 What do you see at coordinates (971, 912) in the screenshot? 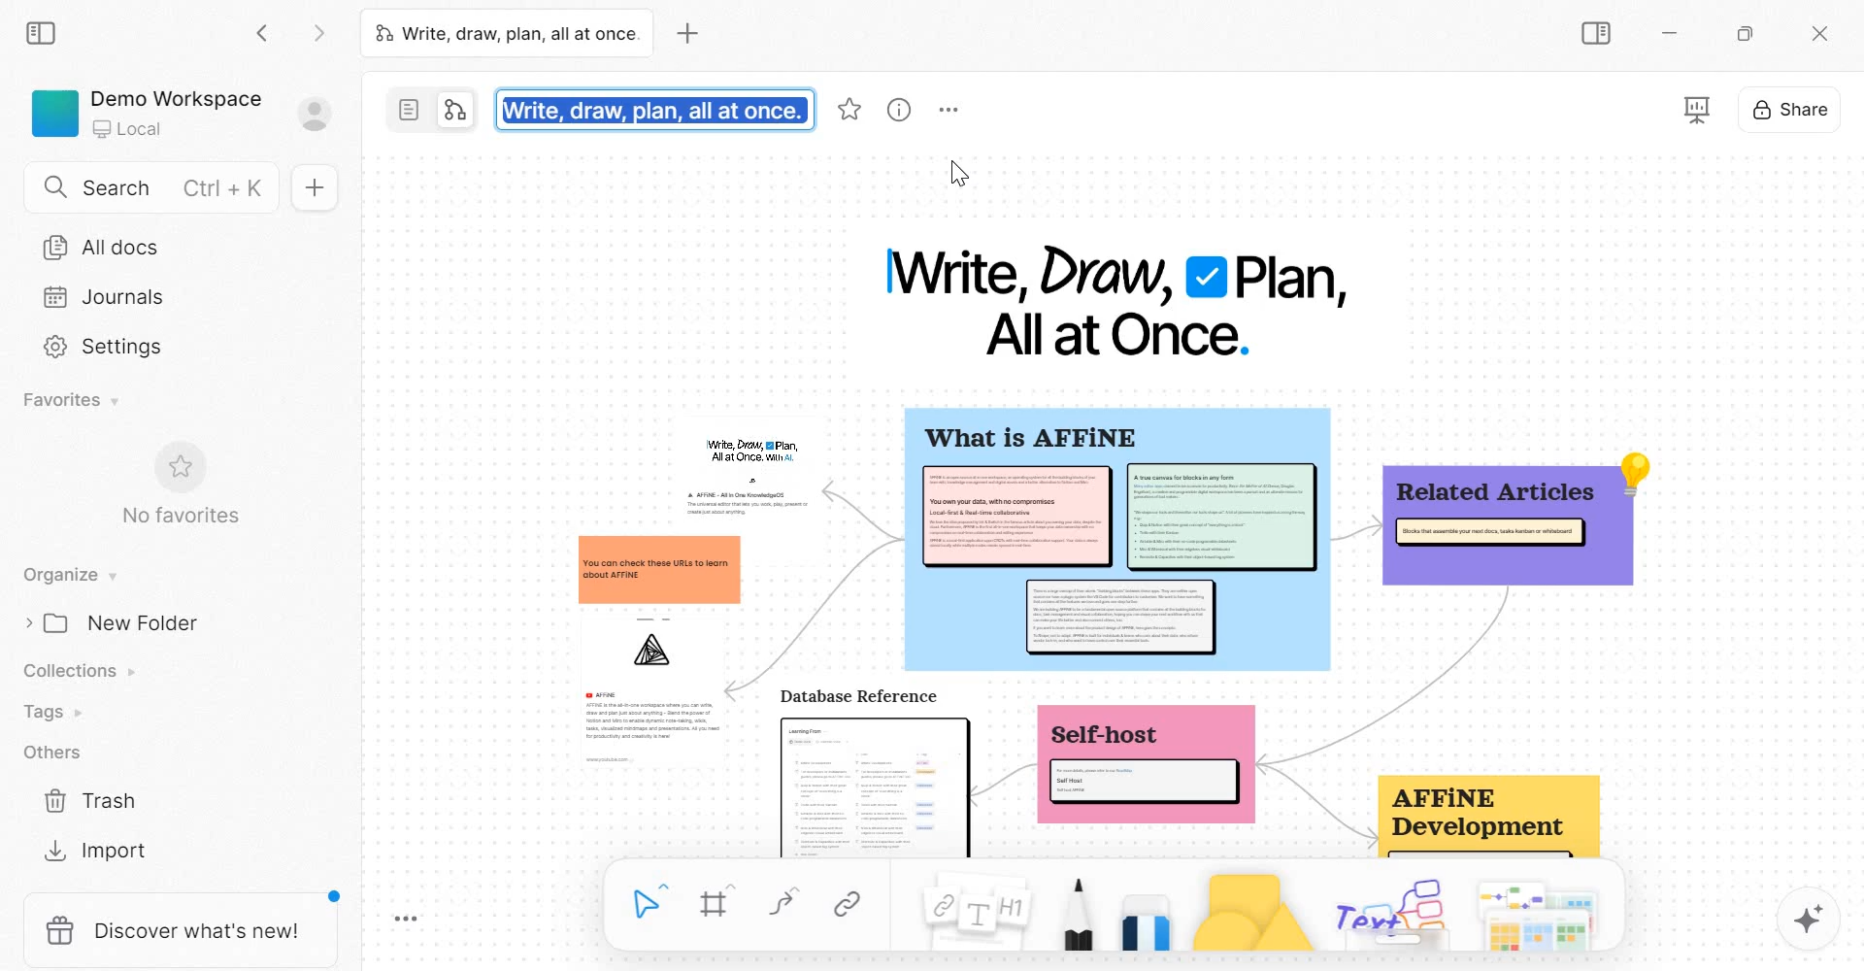
I see `Note` at bounding box center [971, 912].